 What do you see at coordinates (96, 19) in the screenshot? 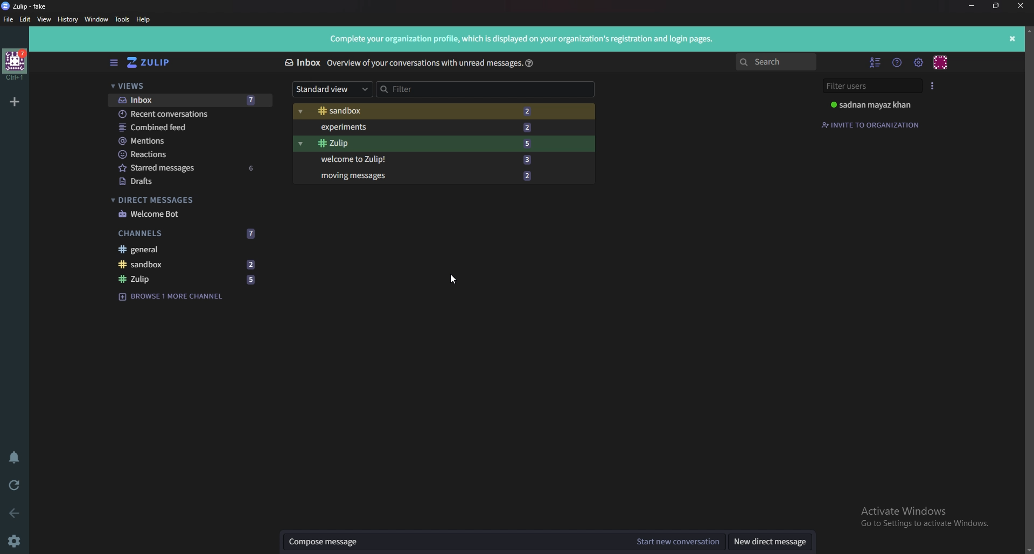
I see `window` at bounding box center [96, 19].